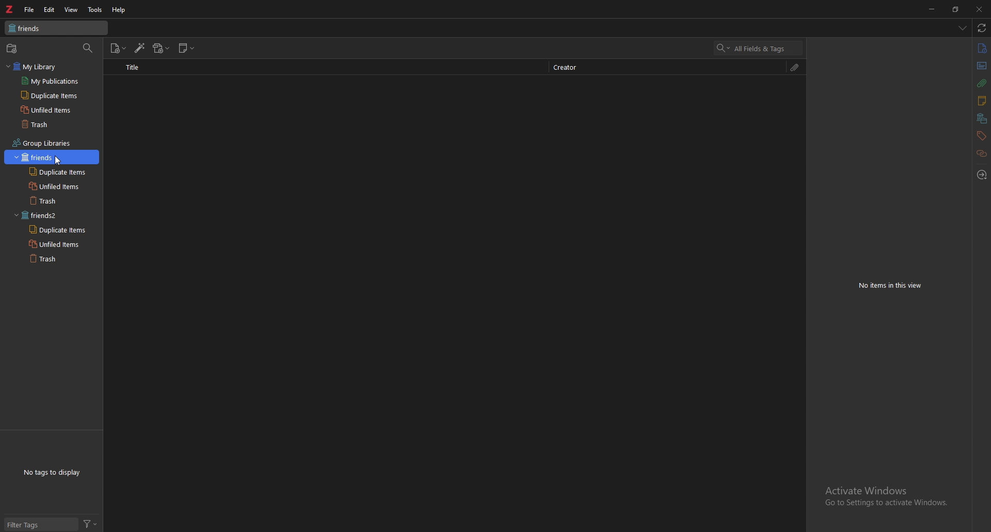  What do you see at coordinates (54, 472) in the screenshot?
I see `No tags to display` at bounding box center [54, 472].